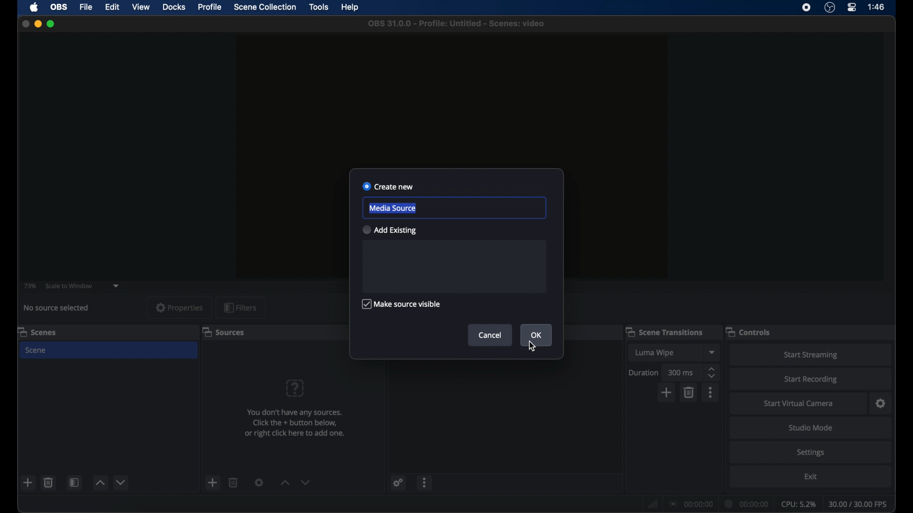  What do you see at coordinates (30, 286) in the screenshot?
I see `73%` at bounding box center [30, 286].